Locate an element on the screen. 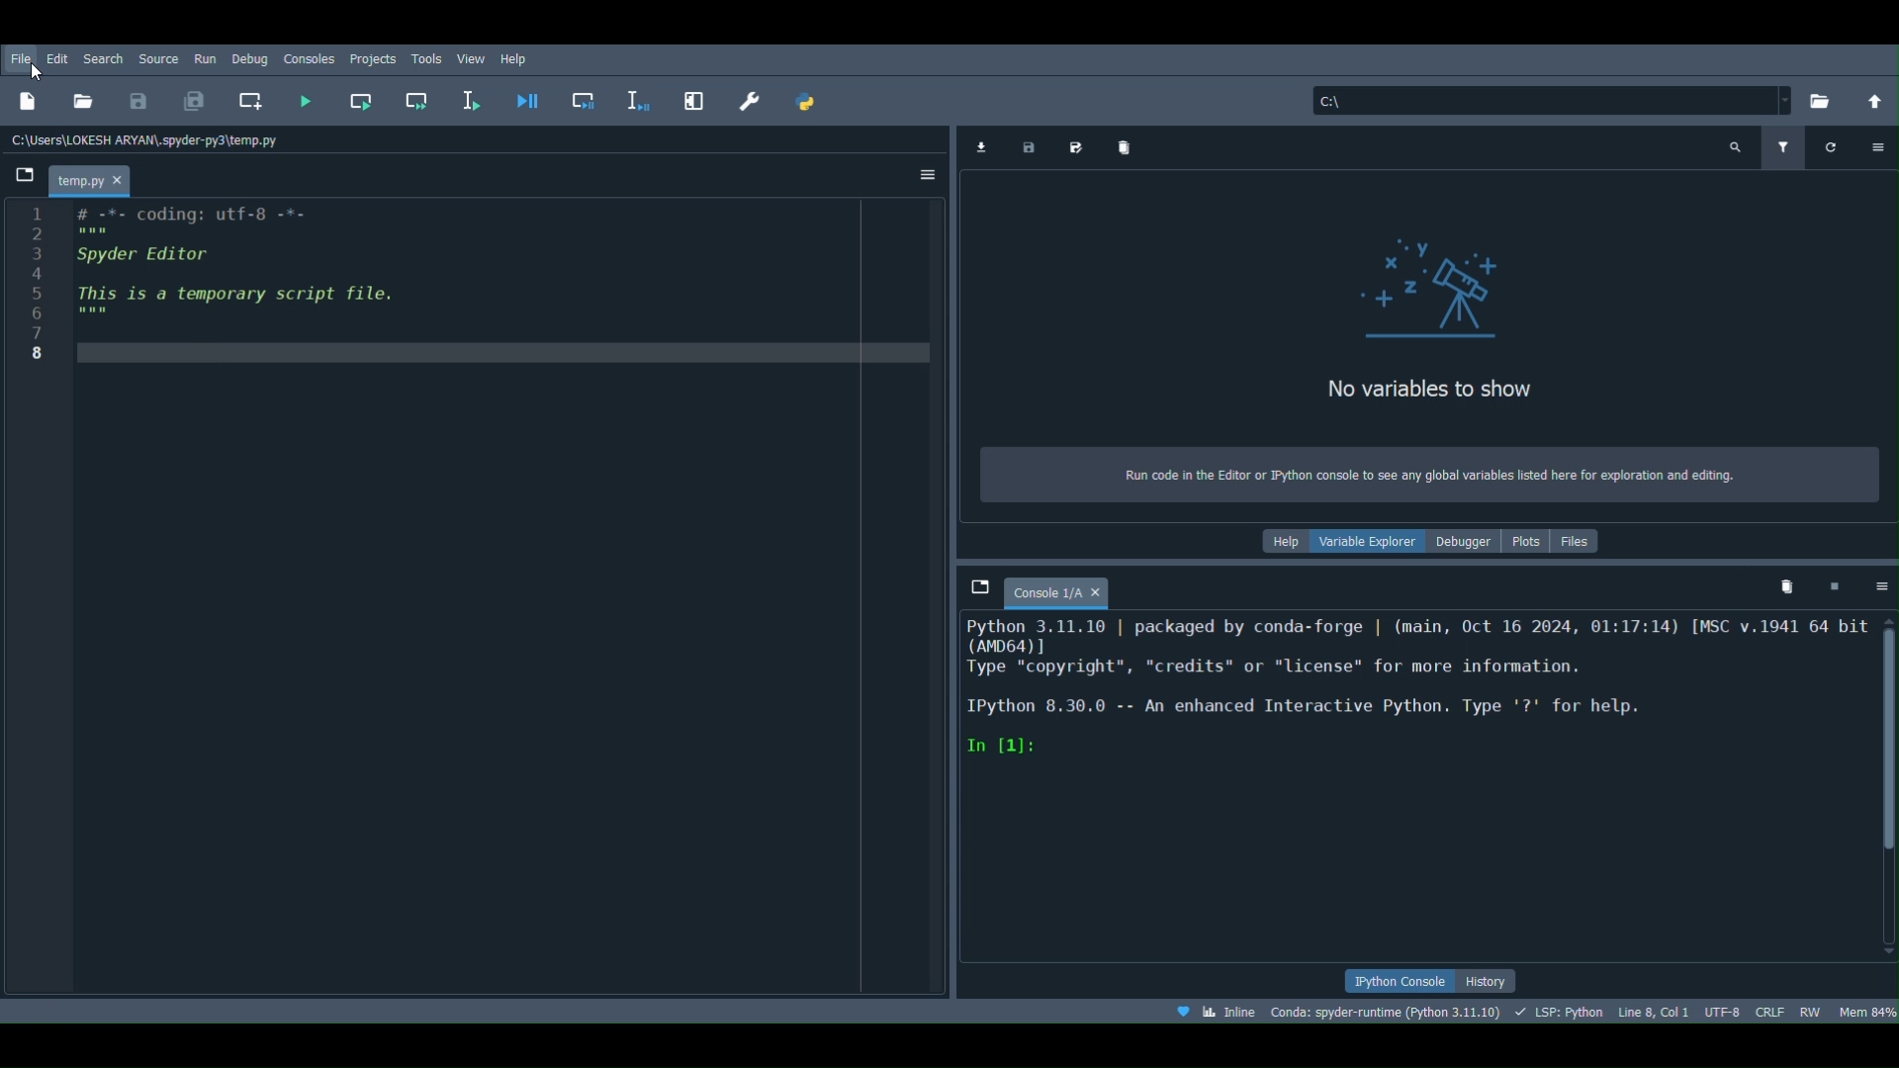 Image resolution: width=1899 pixels, height=1068 pixels. Run code in the Editor or Python console to see any global variables listed here for exploration and editing is located at coordinates (1431, 476).